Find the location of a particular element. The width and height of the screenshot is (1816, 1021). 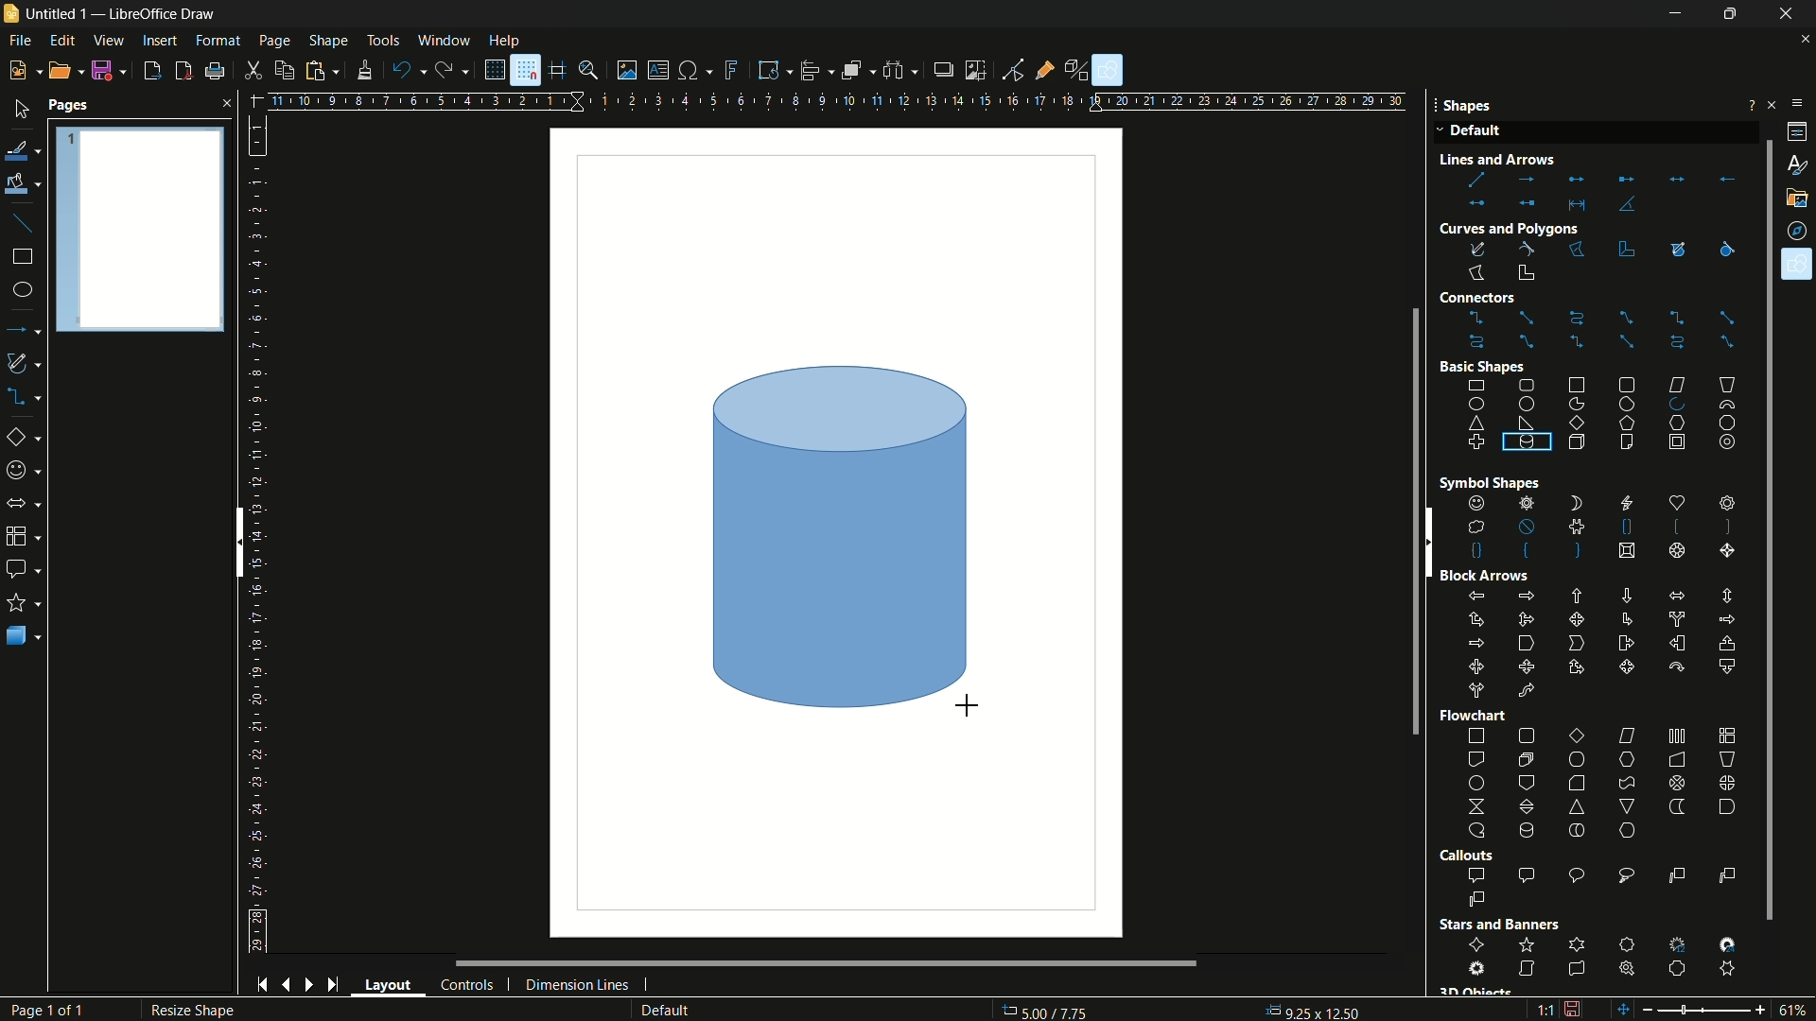

length measuring scale is located at coordinates (262, 534).